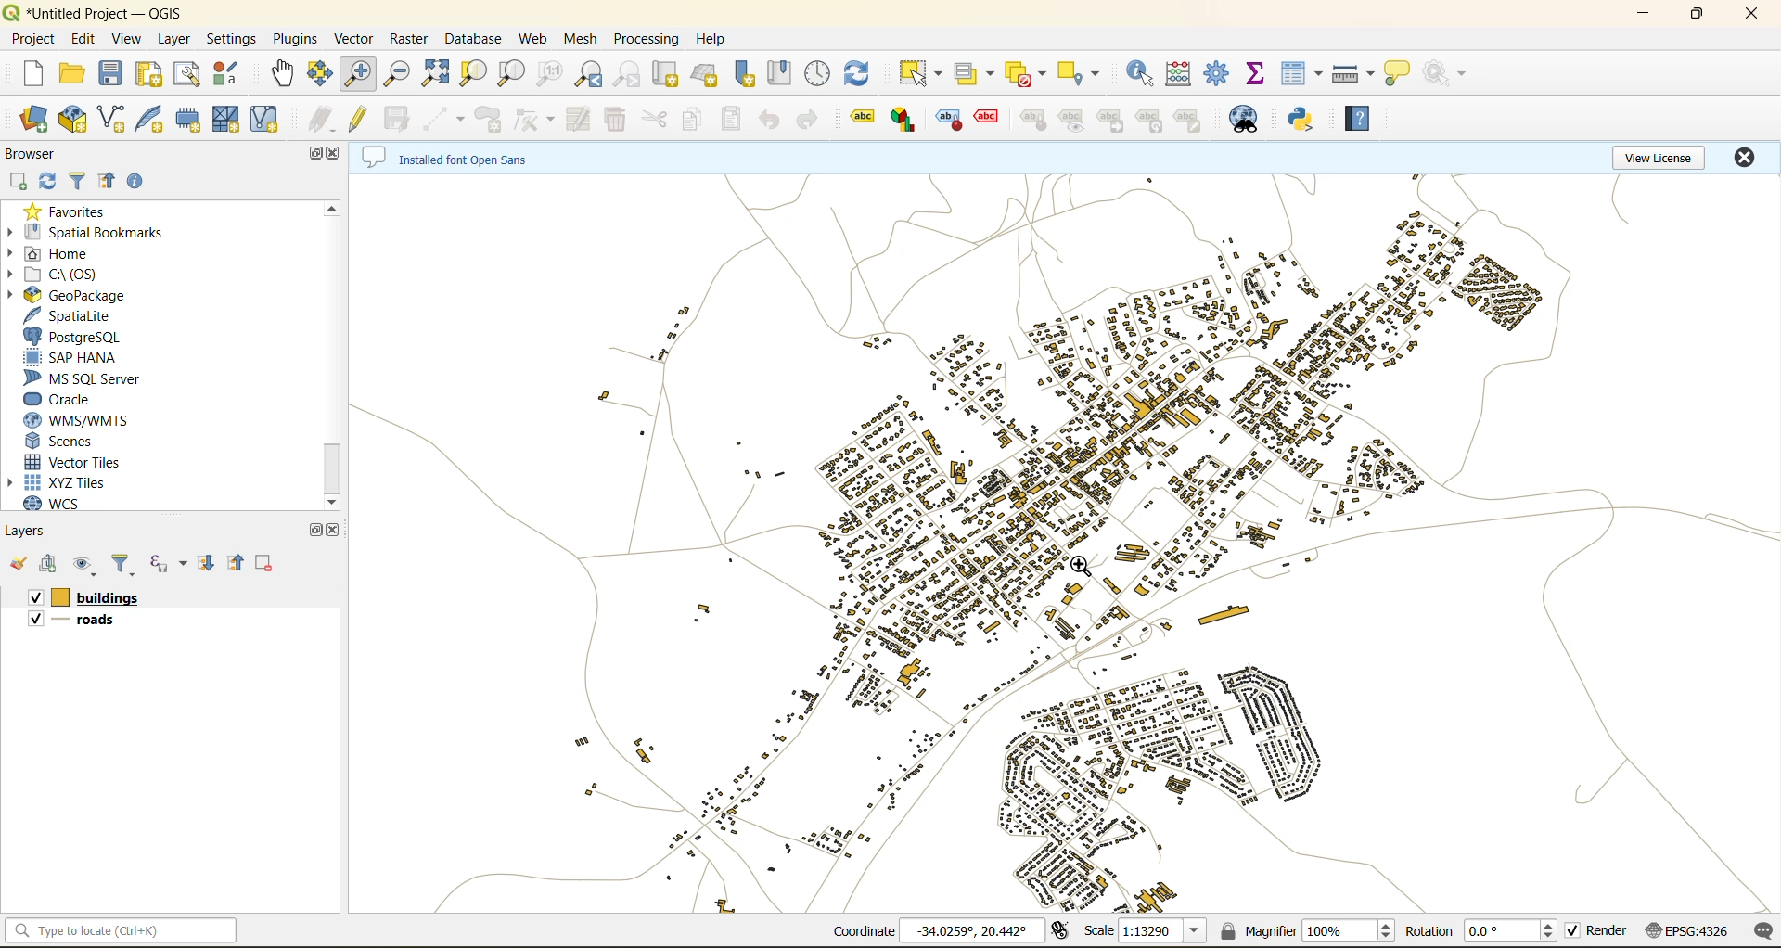 The height and width of the screenshot is (948, 1781). Describe the element at coordinates (92, 232) in the screenshot. I see `spatial bookmarks` at that location.